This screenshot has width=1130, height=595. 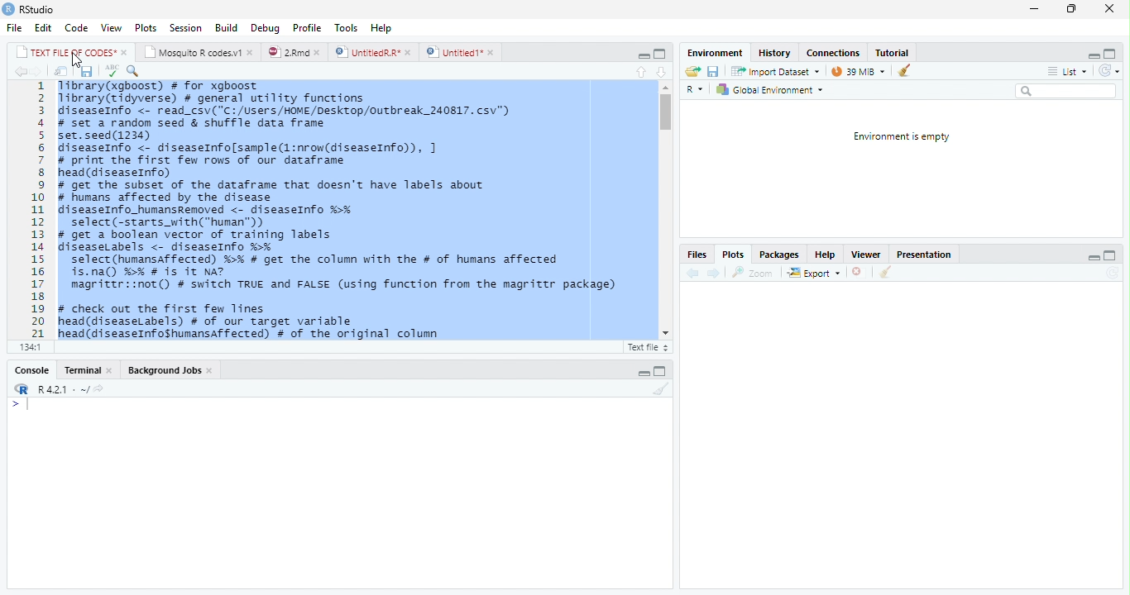 What do you see at coordinates (640, 54) in the screenshot?
I see `Minimize` at bounding box center [640, 54].